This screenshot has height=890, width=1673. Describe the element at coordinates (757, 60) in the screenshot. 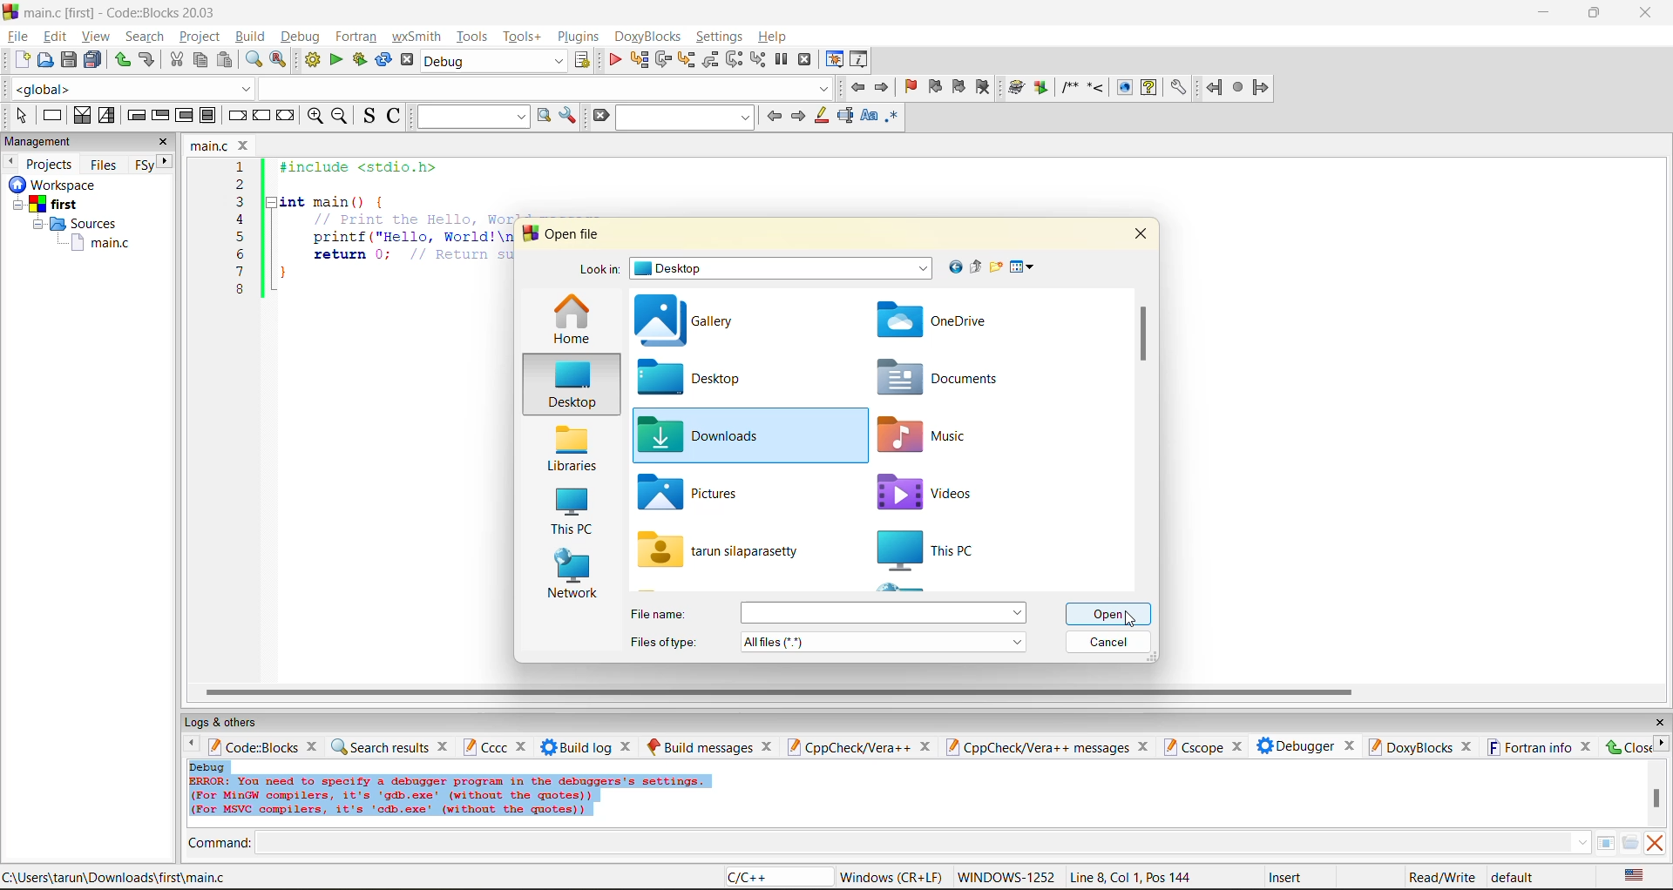

I see `step into instruction` at that location.